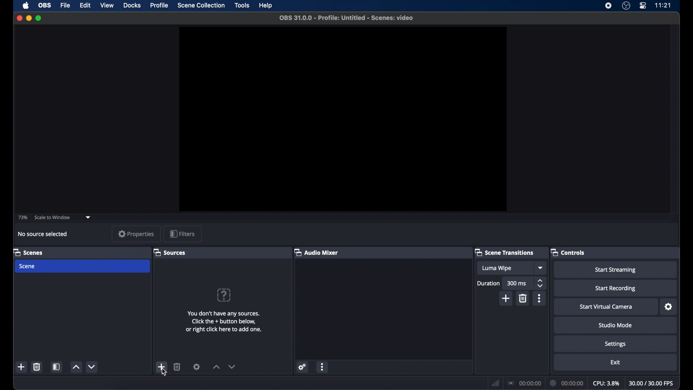  Describe the element at coordinates (517, 283) in the screenshot. I see `300 ms` at that location.